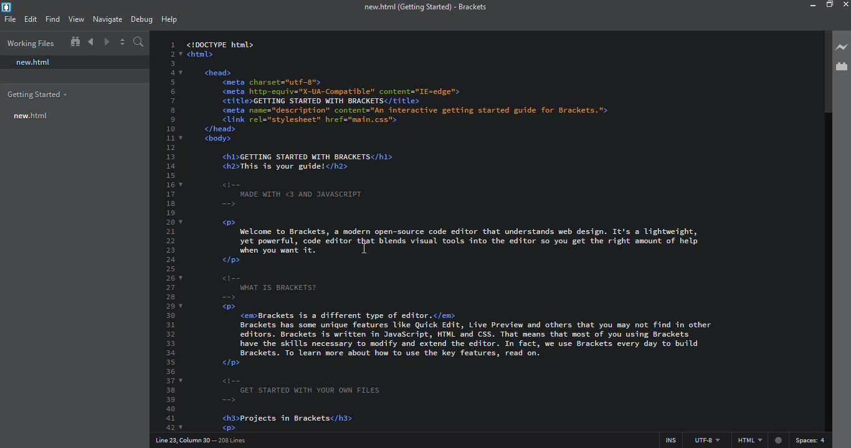 Image resolution: width=851 pixels, height=448 pixels. I want to click on html, so click(756, 441).